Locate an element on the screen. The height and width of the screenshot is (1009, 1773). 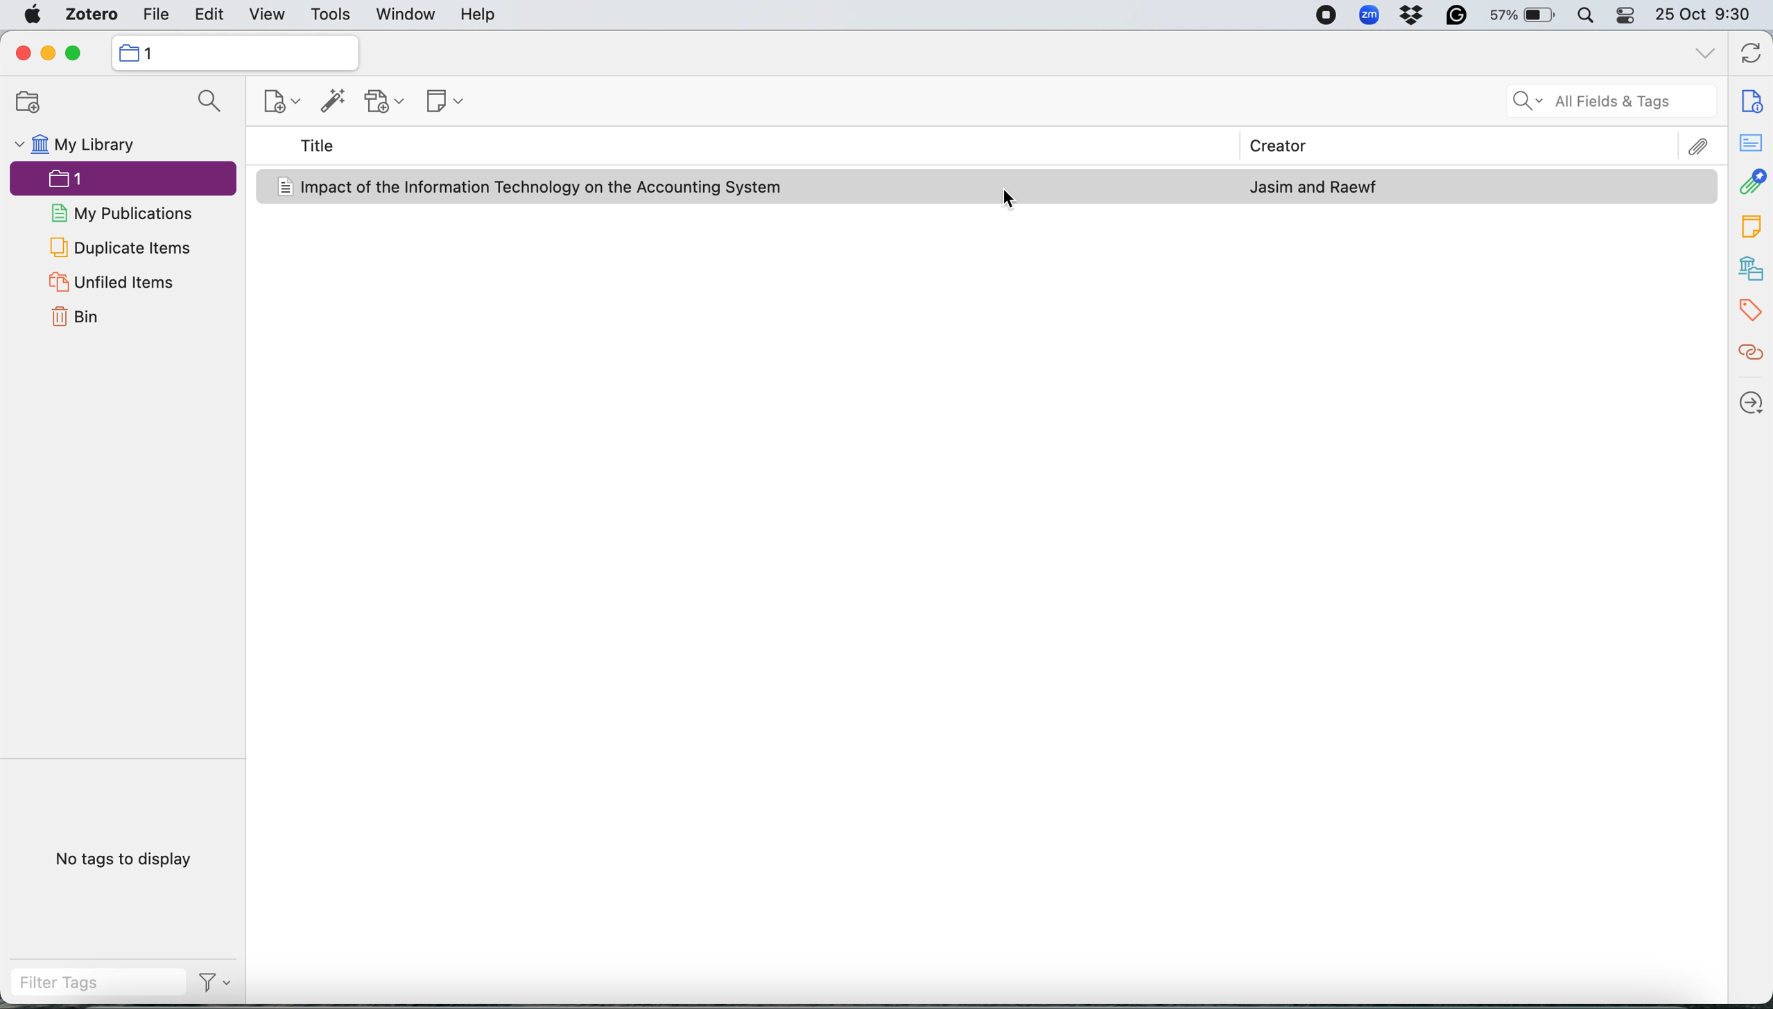
my library is located at coordinates (106, 148).